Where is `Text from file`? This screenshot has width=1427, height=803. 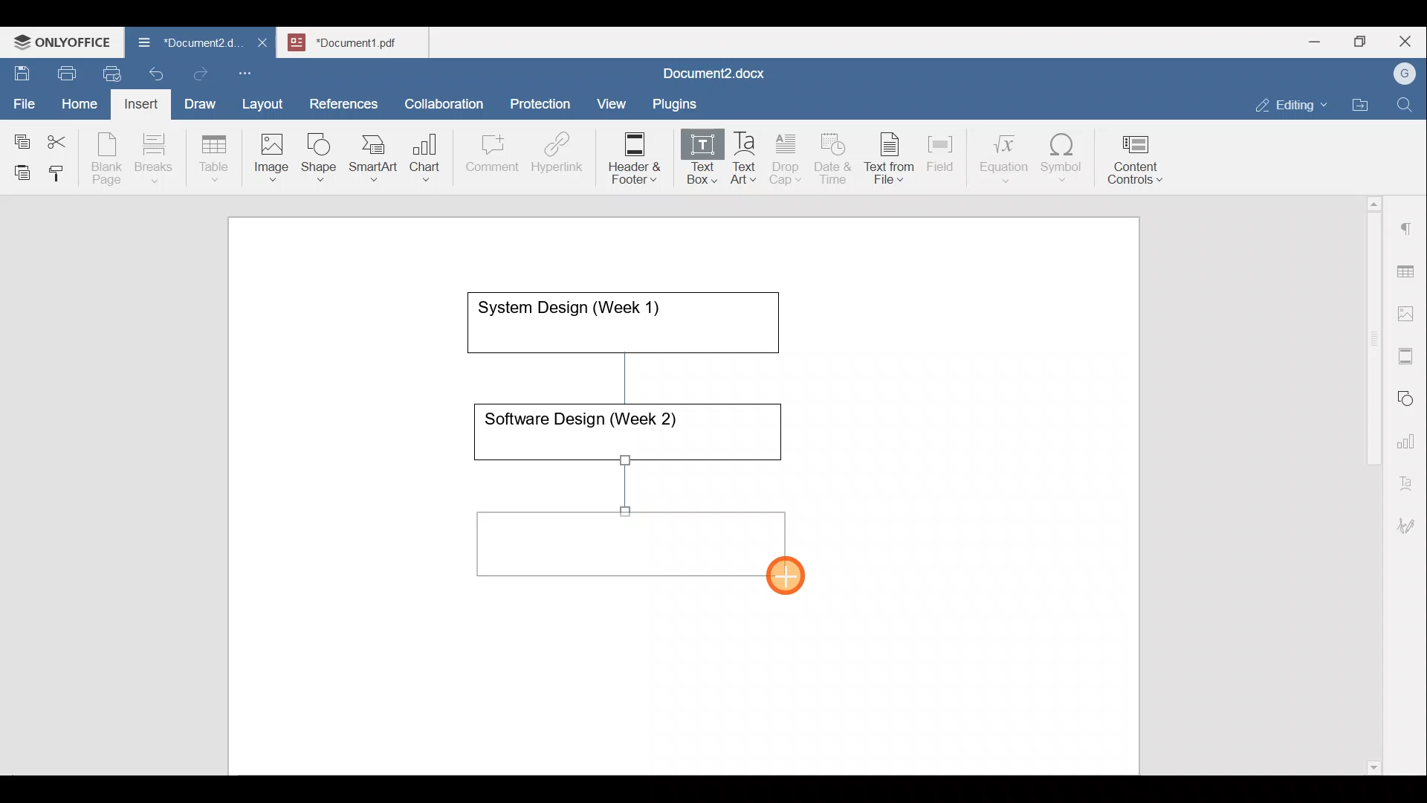 Text from file is located at coordinates (892, 157).